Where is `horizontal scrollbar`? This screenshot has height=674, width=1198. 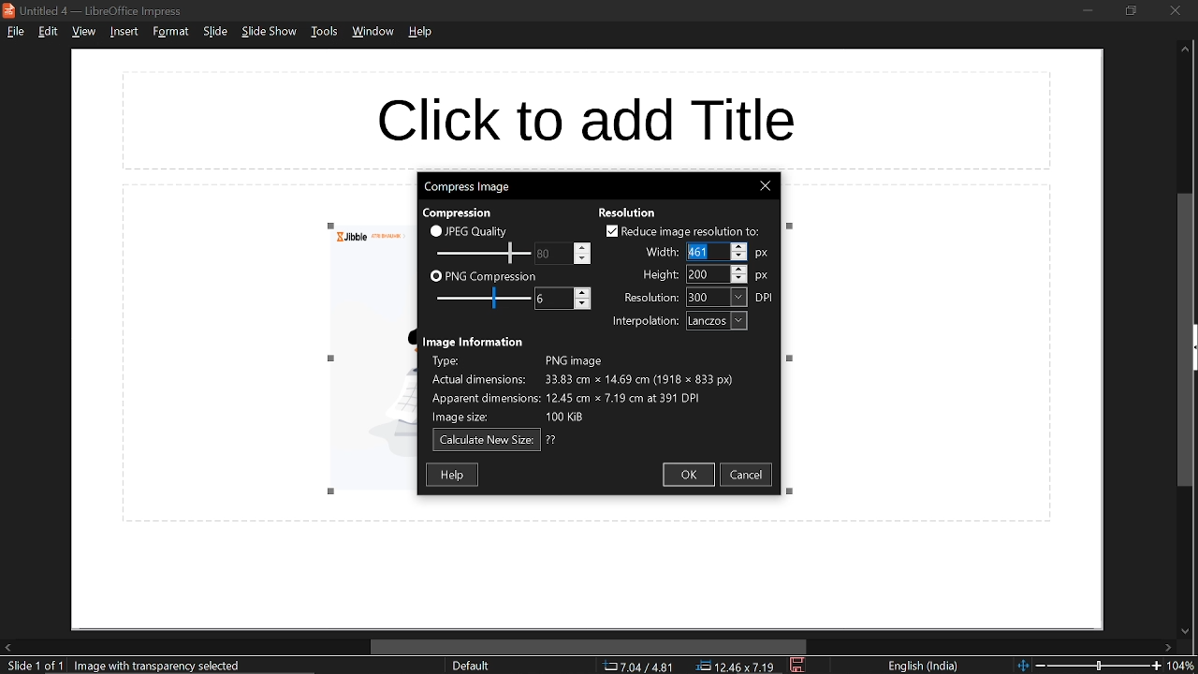 horizontal scrollbar is located at coordinates (585, 646).